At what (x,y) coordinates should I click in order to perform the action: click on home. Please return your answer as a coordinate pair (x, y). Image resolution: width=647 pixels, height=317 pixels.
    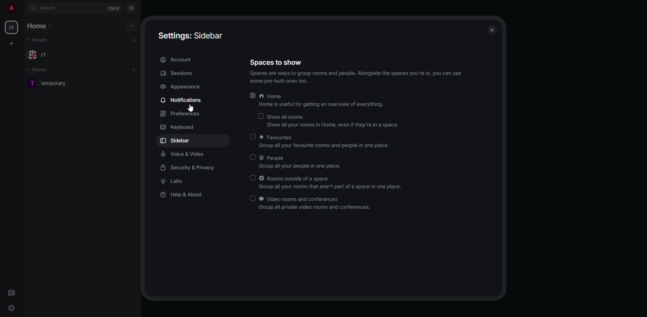
    Looking at the image, I should click on (43, 27).